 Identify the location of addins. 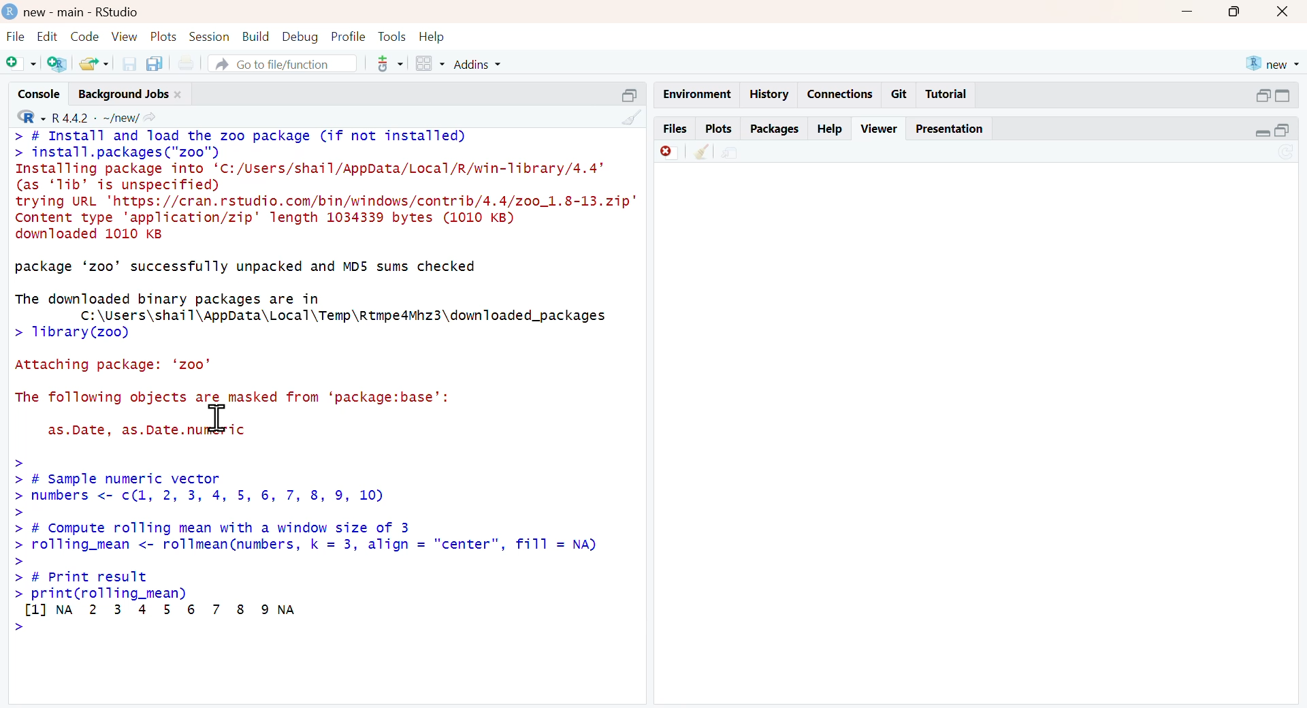
(480, 64).